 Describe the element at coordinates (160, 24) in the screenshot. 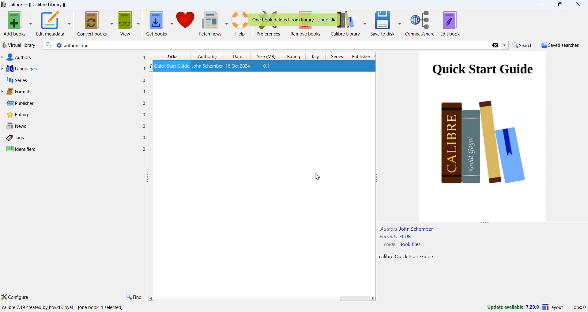

I see `get books` at that location.